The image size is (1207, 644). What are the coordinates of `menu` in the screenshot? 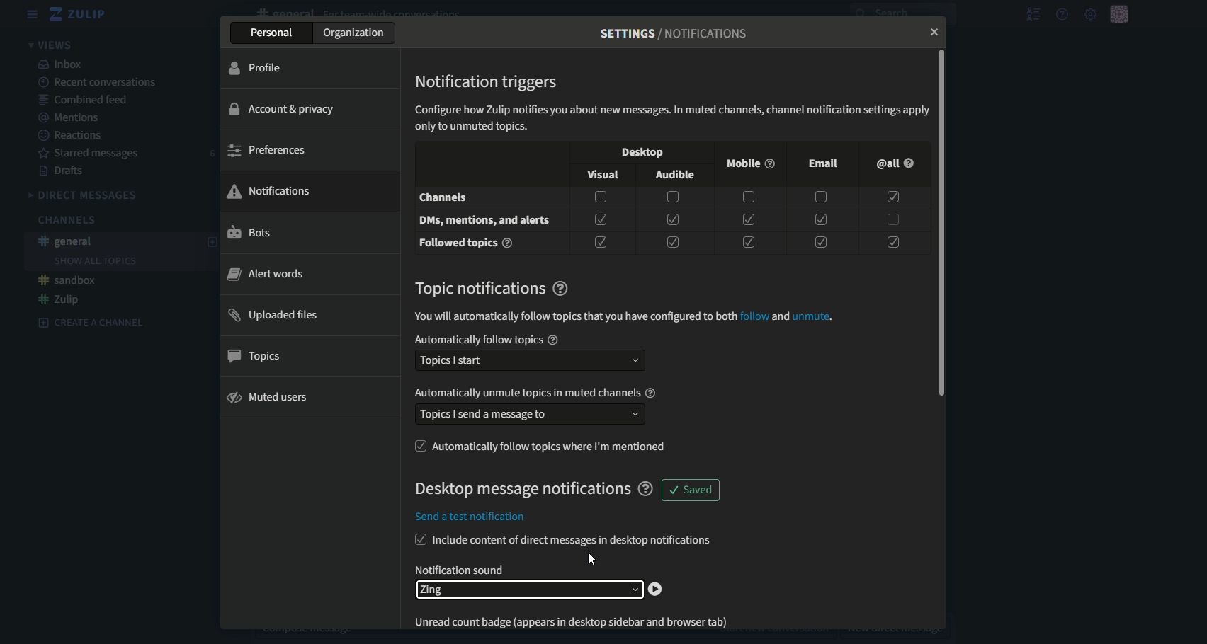 It's located at (33, 14).